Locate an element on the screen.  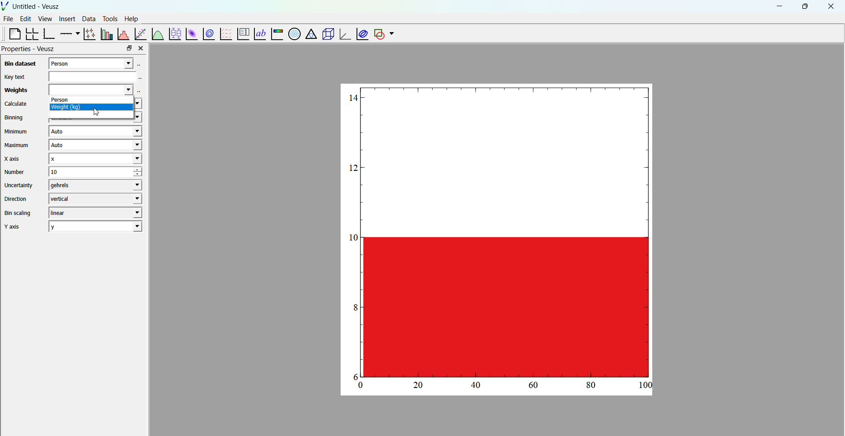
gehrels is located at coordinates (93, 185).